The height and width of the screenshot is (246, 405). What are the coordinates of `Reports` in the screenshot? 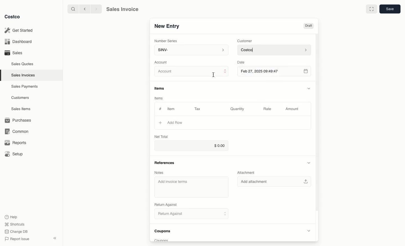 It's located at (15, 143).